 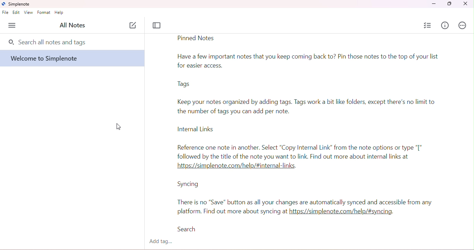 What do you see at coordinates (183, 85) in the screenshot?
I see `tags` at bounding box center [183, 85].